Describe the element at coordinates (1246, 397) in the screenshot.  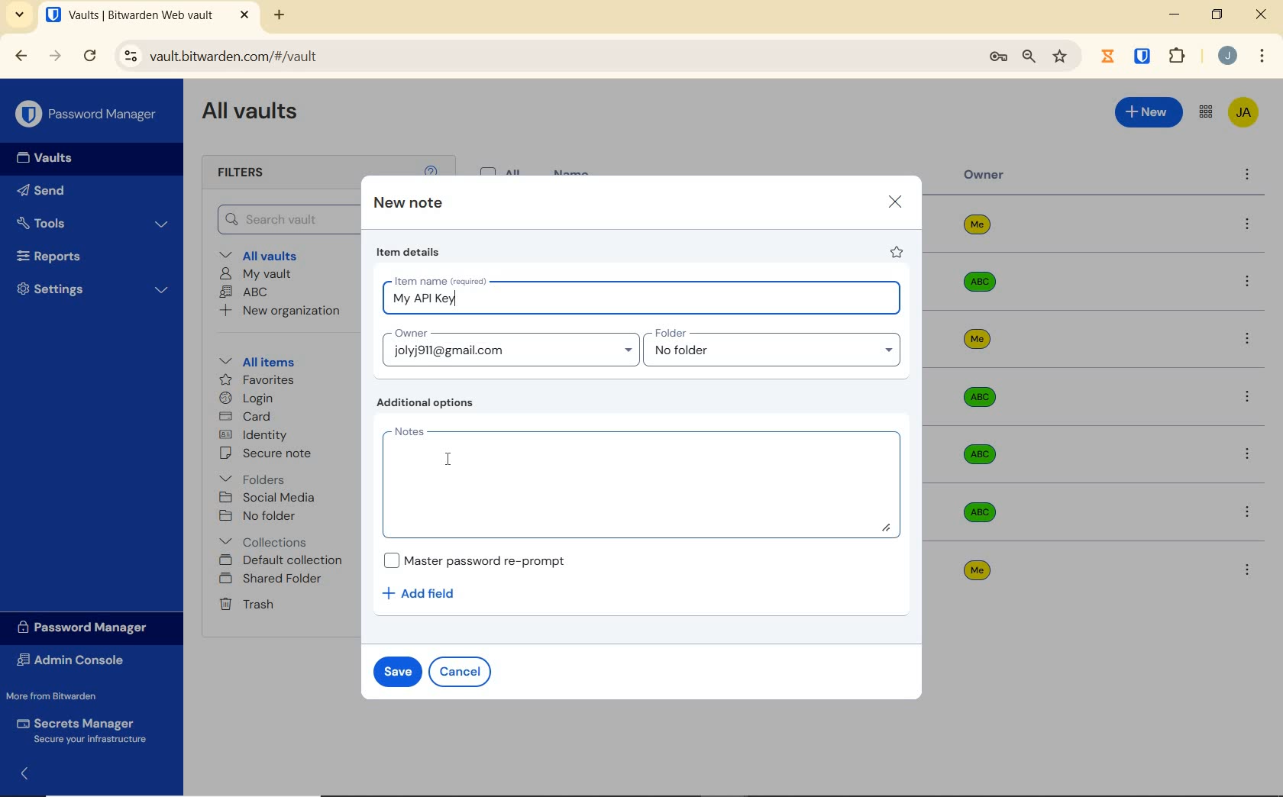
I see `more options` at that location.